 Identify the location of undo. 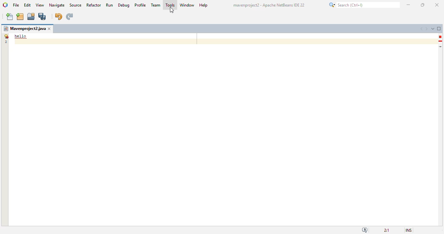
(58, 17).